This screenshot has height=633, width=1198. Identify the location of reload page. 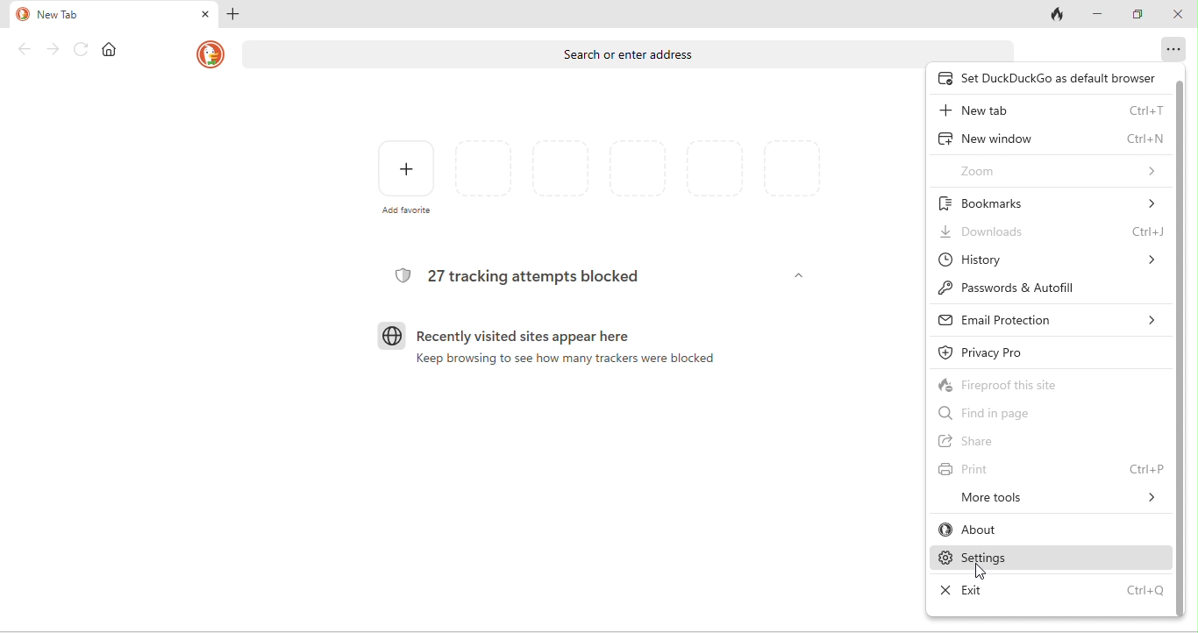
(82, 49).